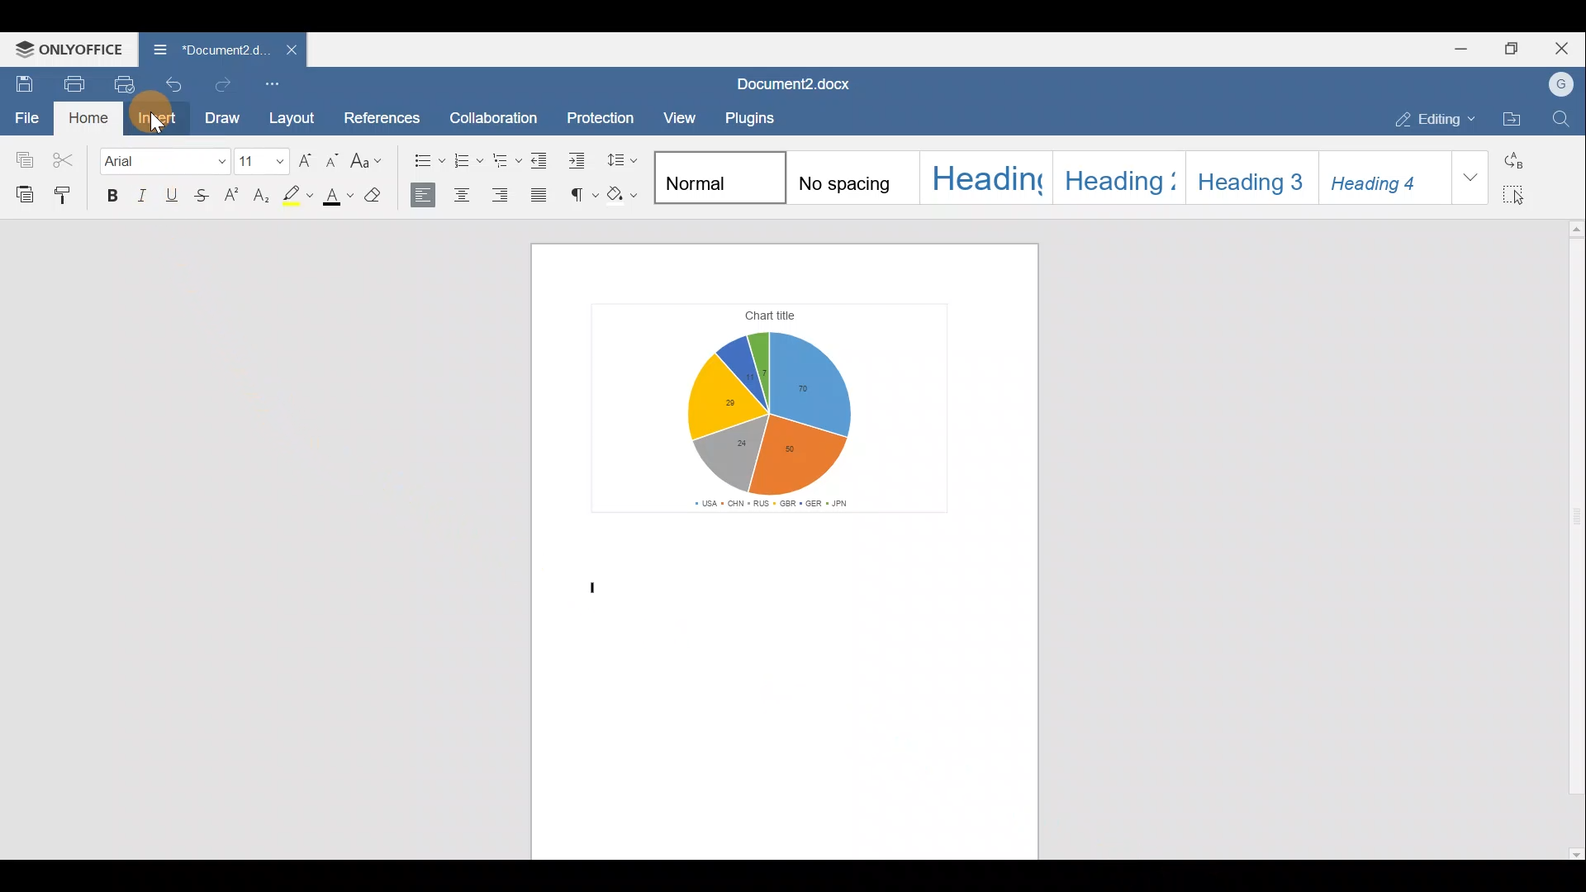 The height and width of the screenshot is (892, 1586). Describe the element at coordinates (785, 548) in the screenshot. I see `Work area` at that location.